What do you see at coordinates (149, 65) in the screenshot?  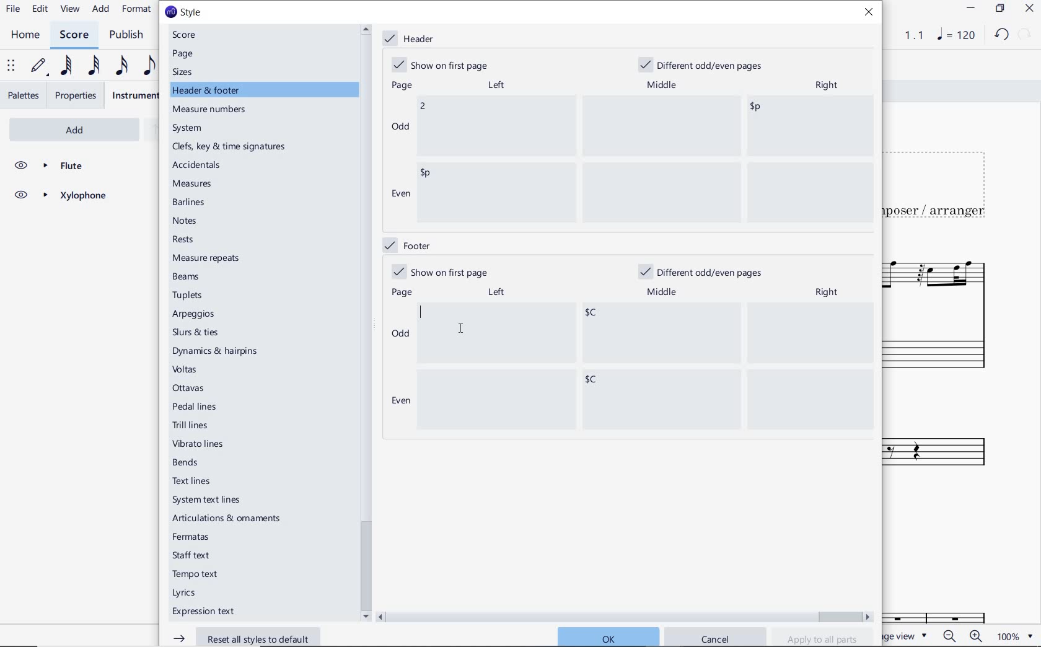 I see `EIGHTH NOTE` at bounding box center [149, 65].